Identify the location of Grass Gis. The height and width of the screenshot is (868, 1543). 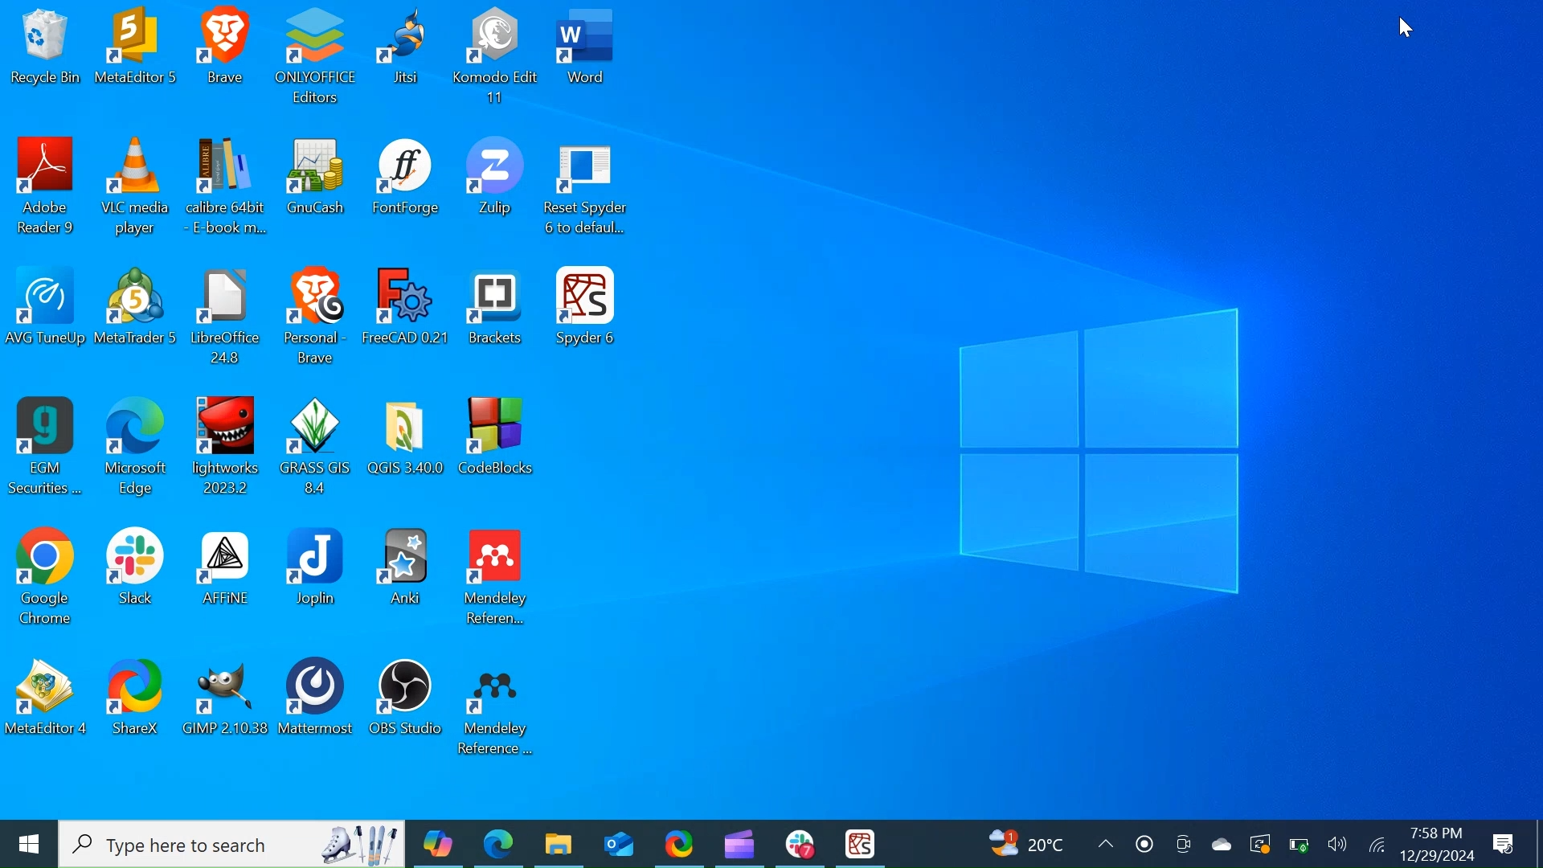
(317, 446).